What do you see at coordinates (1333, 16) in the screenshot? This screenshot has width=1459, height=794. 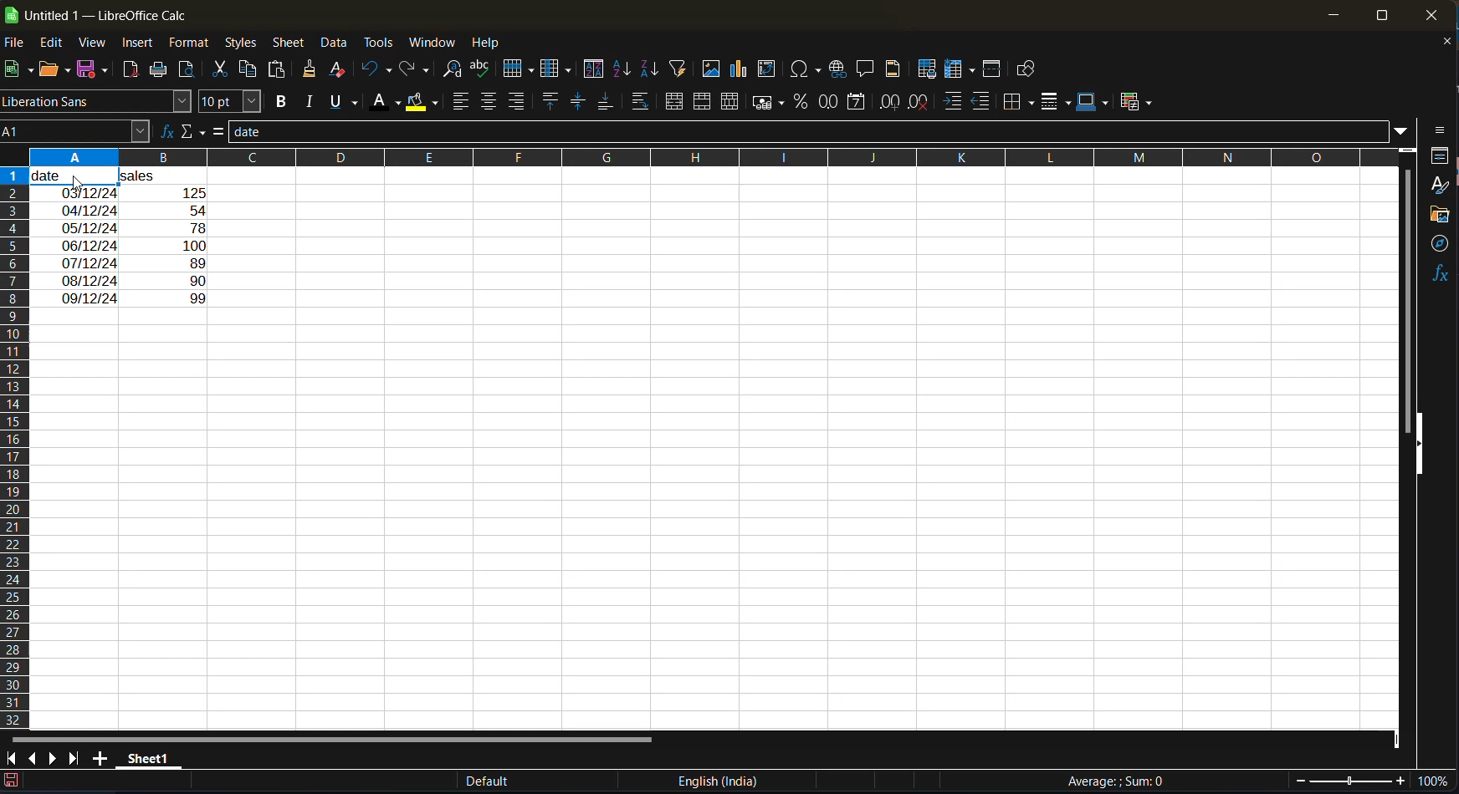 I see `minimize` at bounding box center [1333, 16].